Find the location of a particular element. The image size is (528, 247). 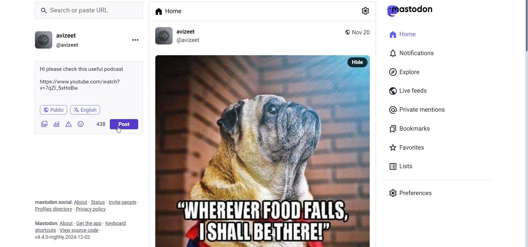

Search or paste URL is located at coordinates (89, 10).